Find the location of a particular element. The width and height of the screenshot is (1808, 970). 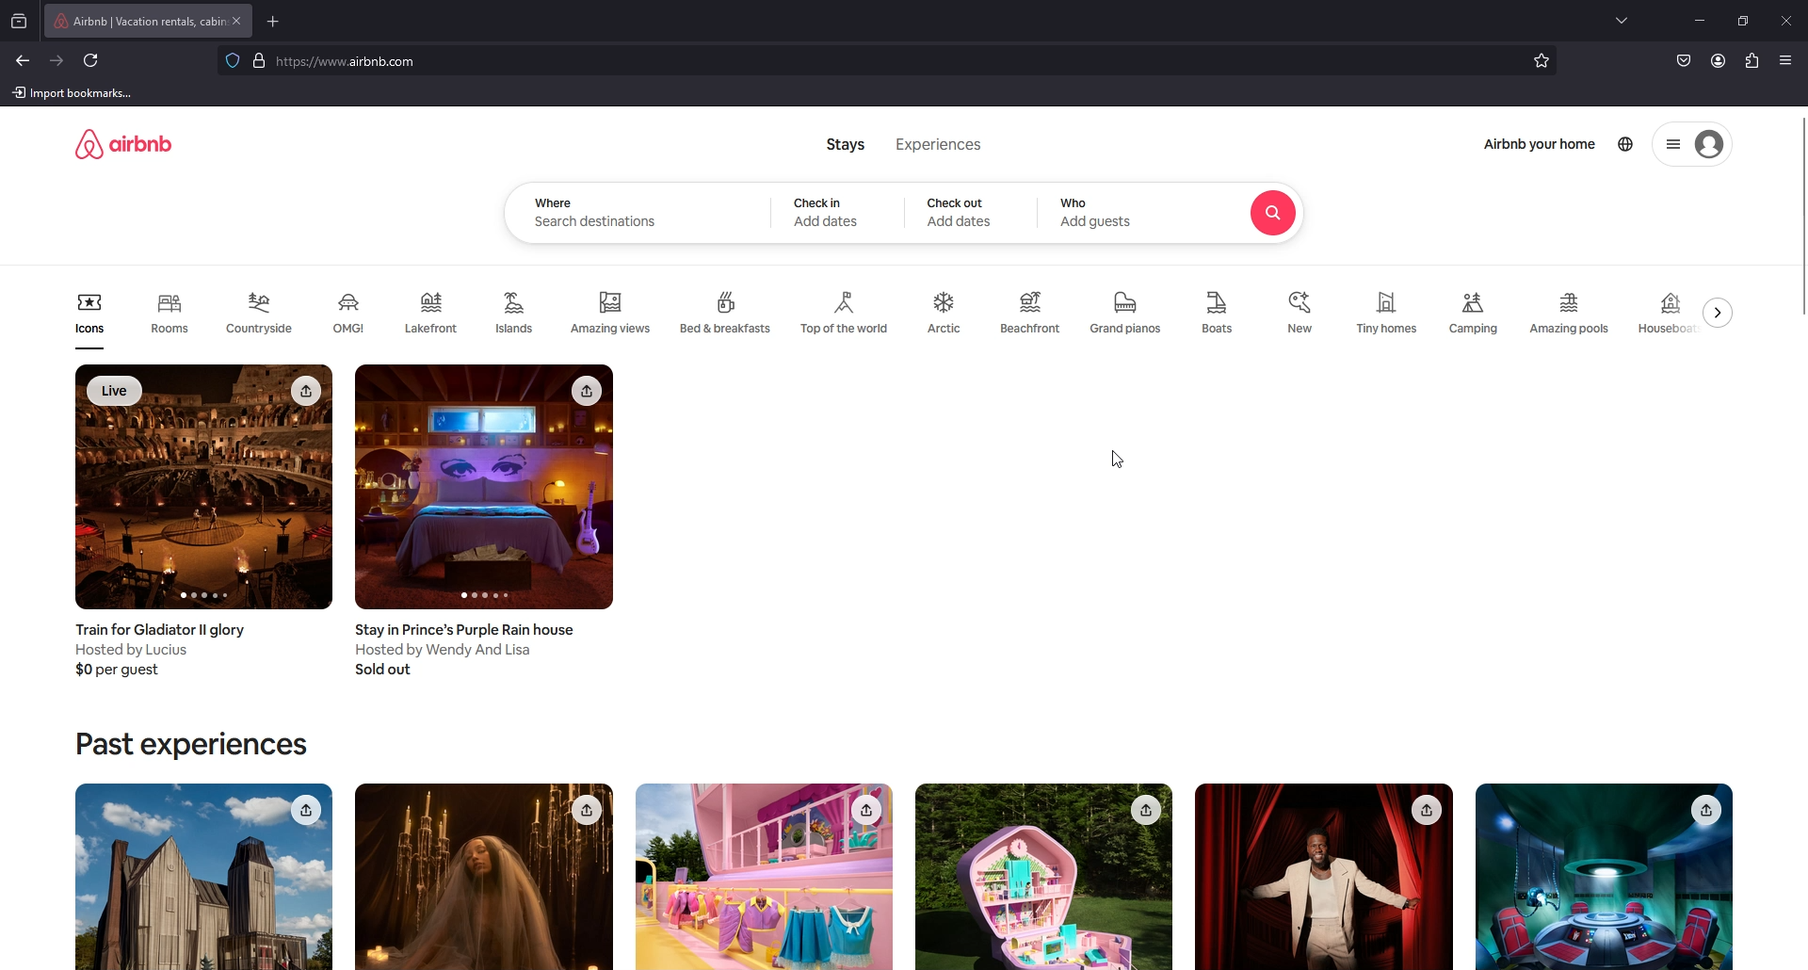

image is located at coordinates (1043, 877).